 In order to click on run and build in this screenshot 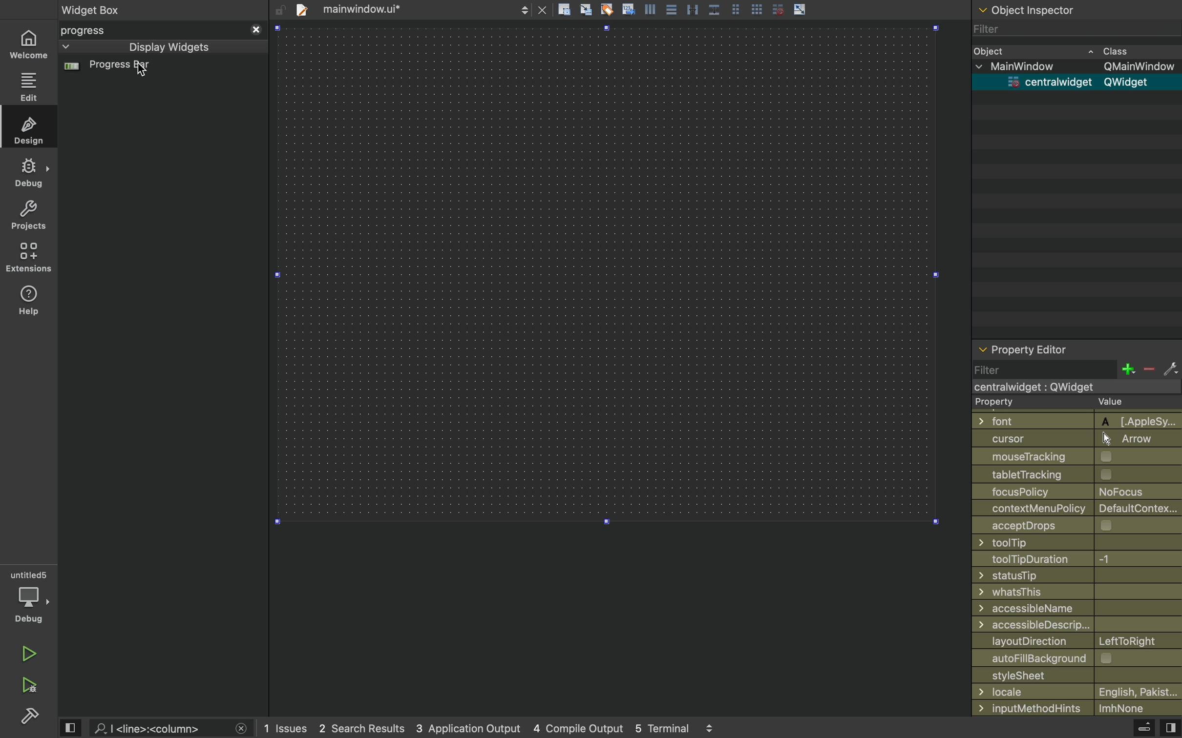, I will do `click(28, 685)`.